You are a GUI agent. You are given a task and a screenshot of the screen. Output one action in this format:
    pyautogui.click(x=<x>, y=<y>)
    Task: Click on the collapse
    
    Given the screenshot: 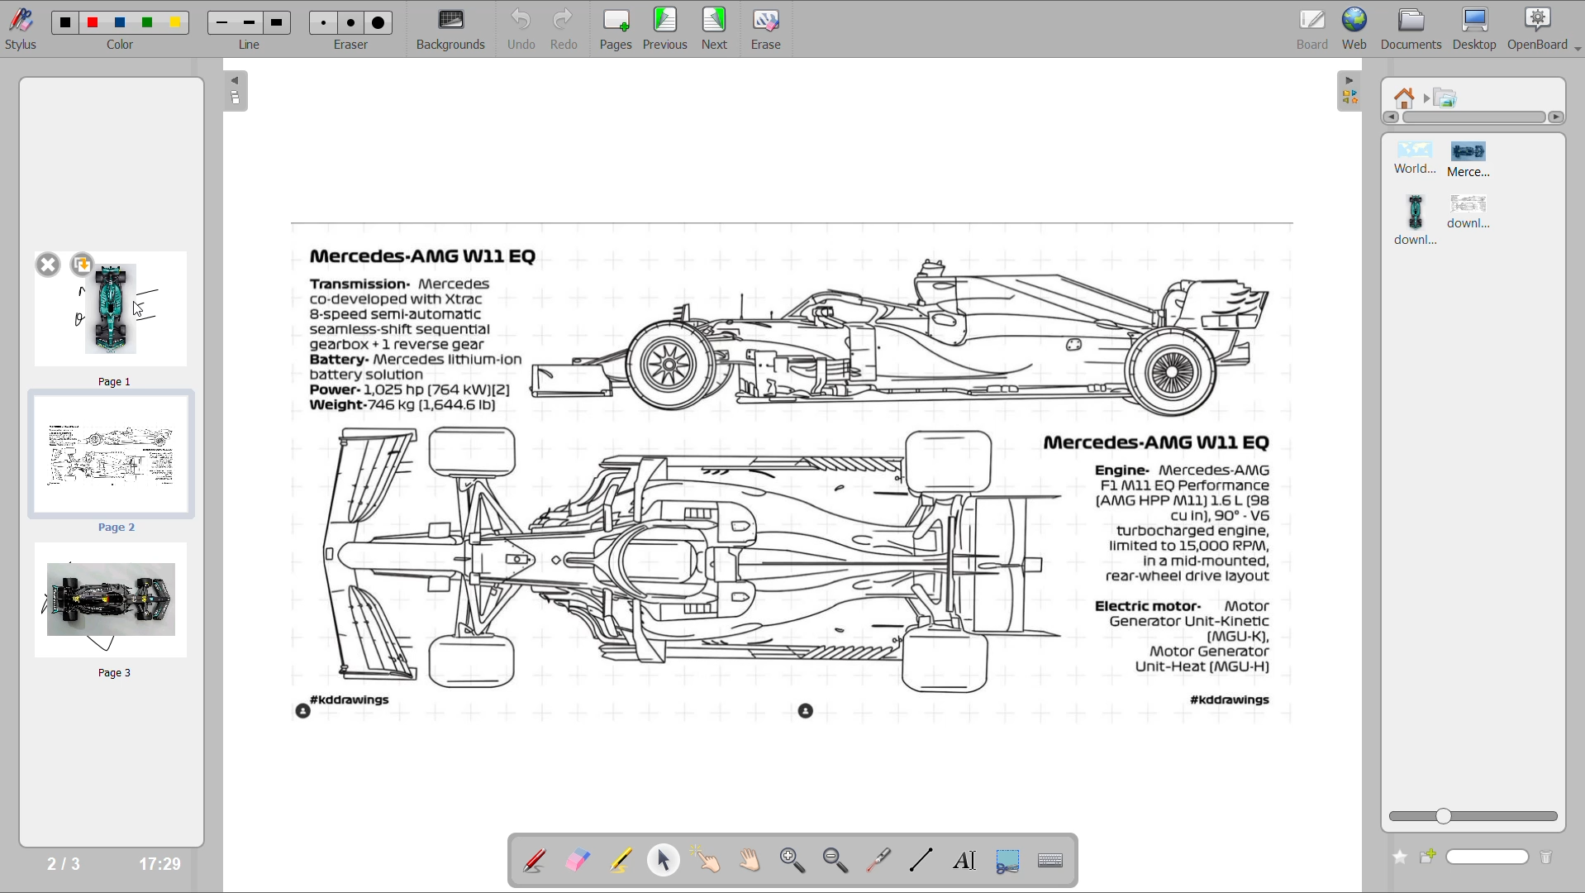 What is the action you would take?
    pyautogui.click(x=1346, y=93)
    